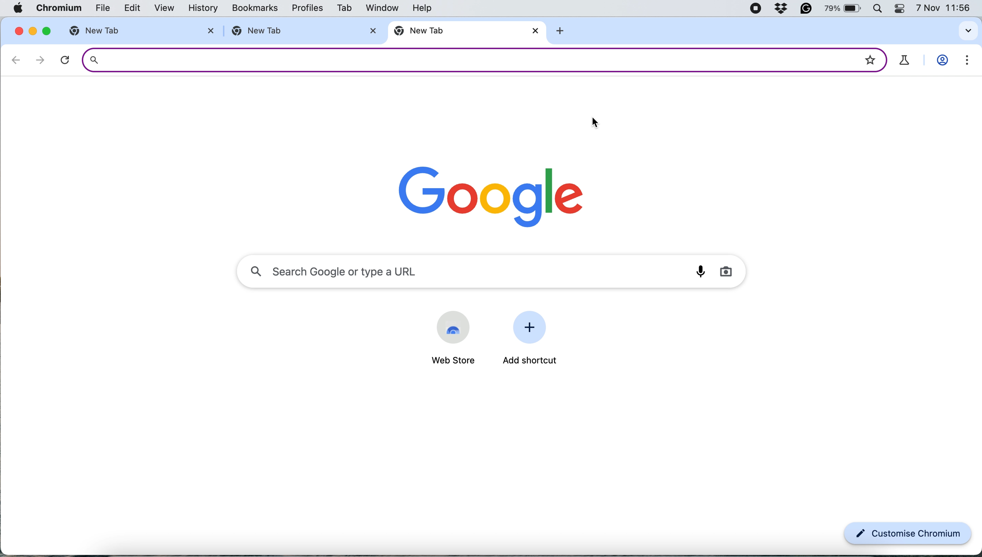  I want to click on google, so click(493, 194).